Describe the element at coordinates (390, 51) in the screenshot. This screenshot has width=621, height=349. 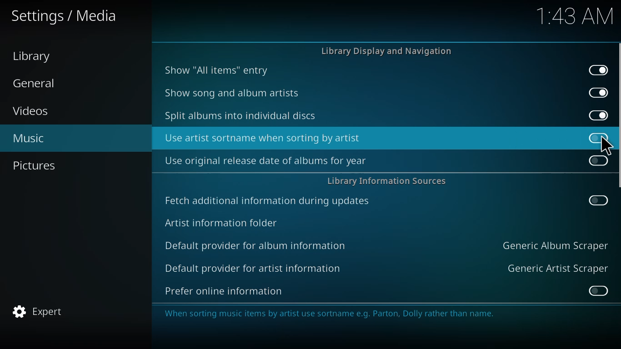
I see `library display ` at that location.